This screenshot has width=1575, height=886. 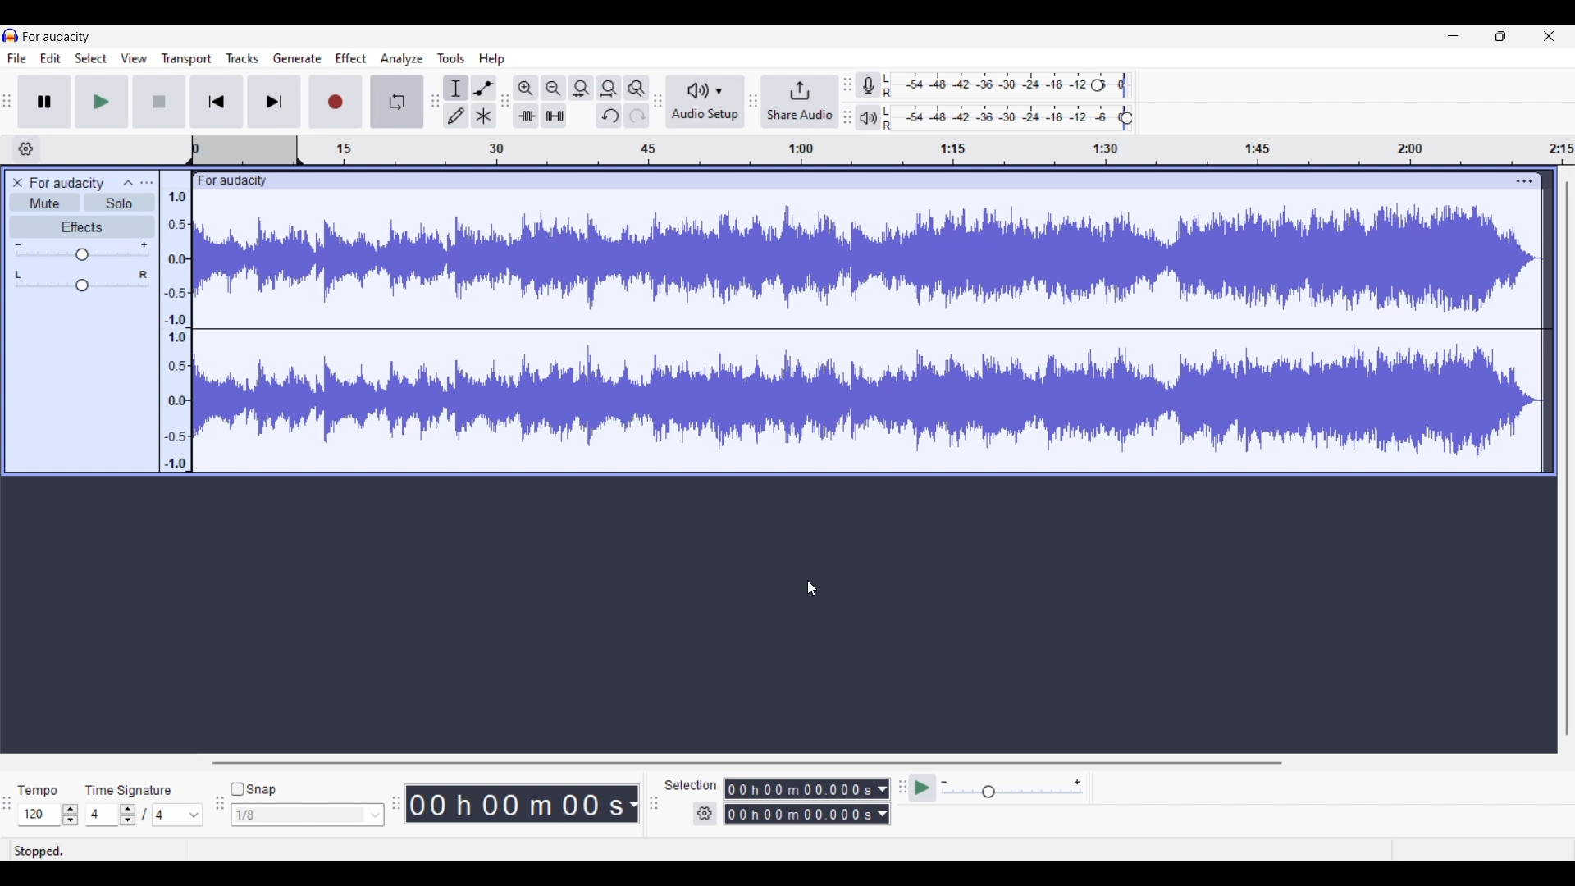 I want to click on Snap options, so click(x=376, y=815).